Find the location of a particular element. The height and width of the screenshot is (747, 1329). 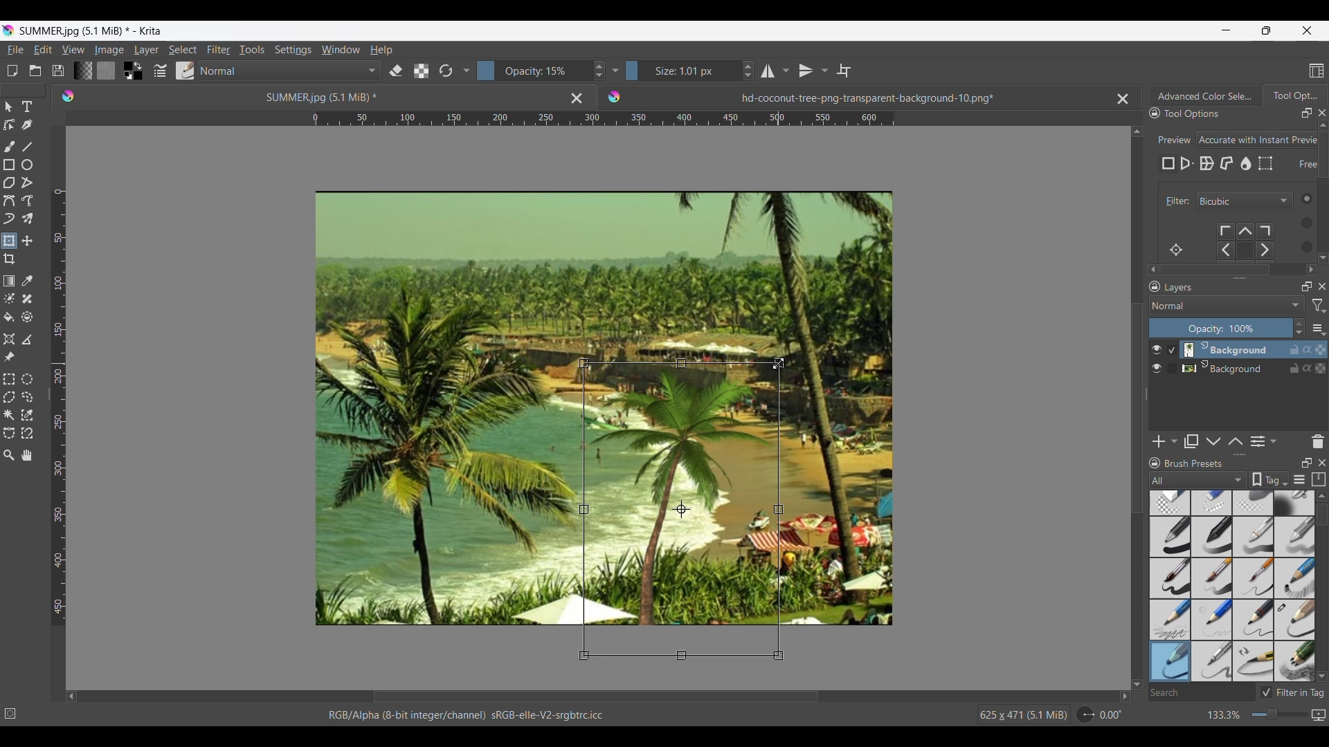

Edit layer properties is located at coordinates (1258, 442).